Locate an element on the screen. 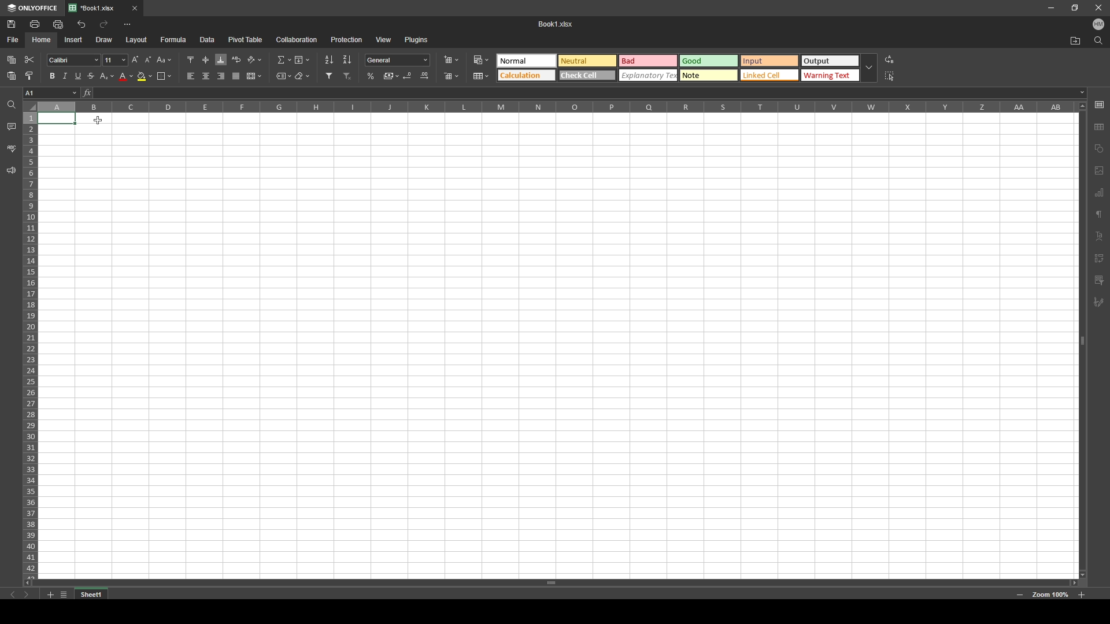  align middle is located at coordinates (206, 59).